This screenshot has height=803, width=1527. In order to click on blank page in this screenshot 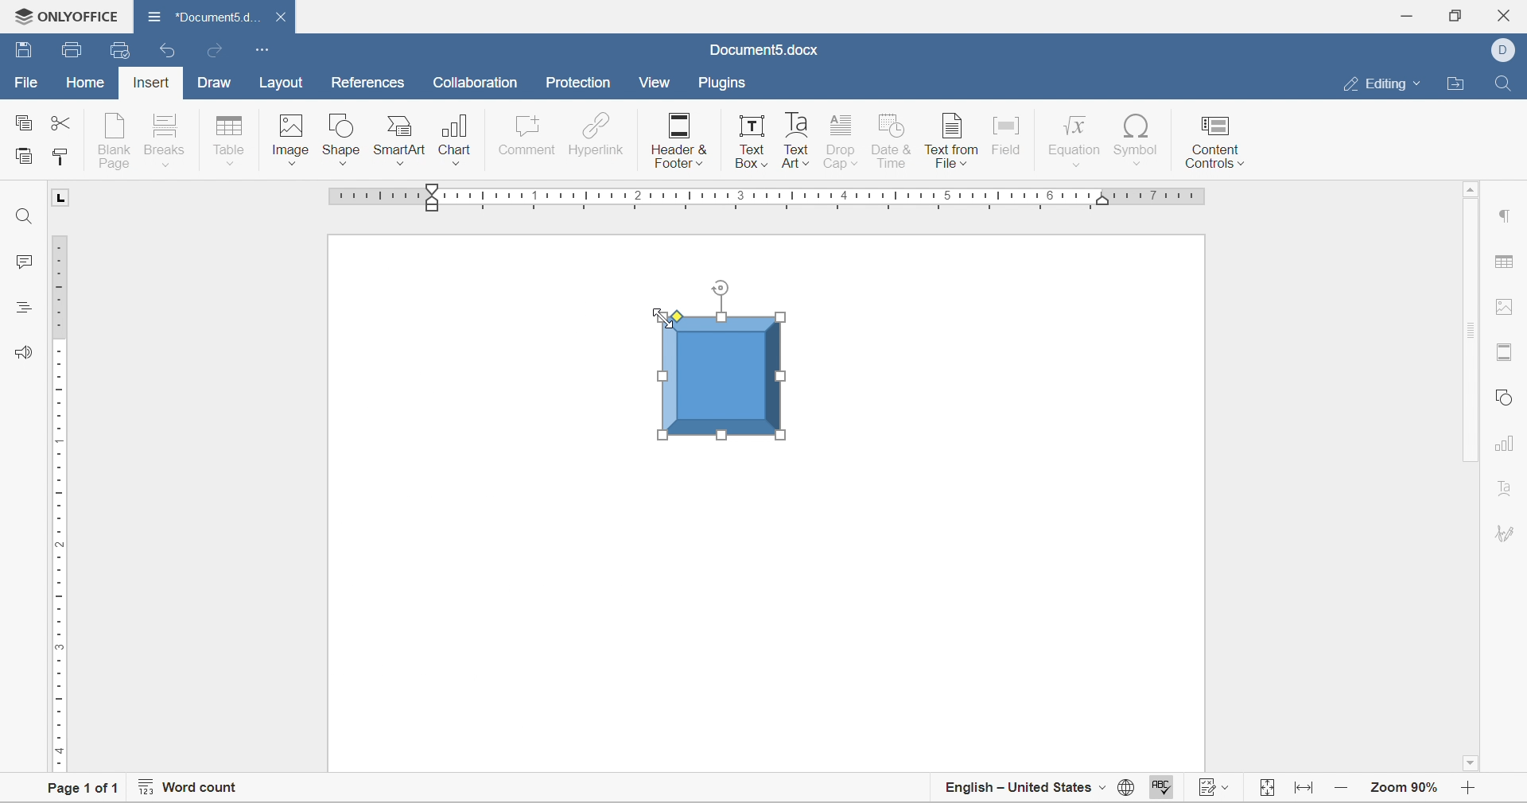, I will do `click(115, 140)`.